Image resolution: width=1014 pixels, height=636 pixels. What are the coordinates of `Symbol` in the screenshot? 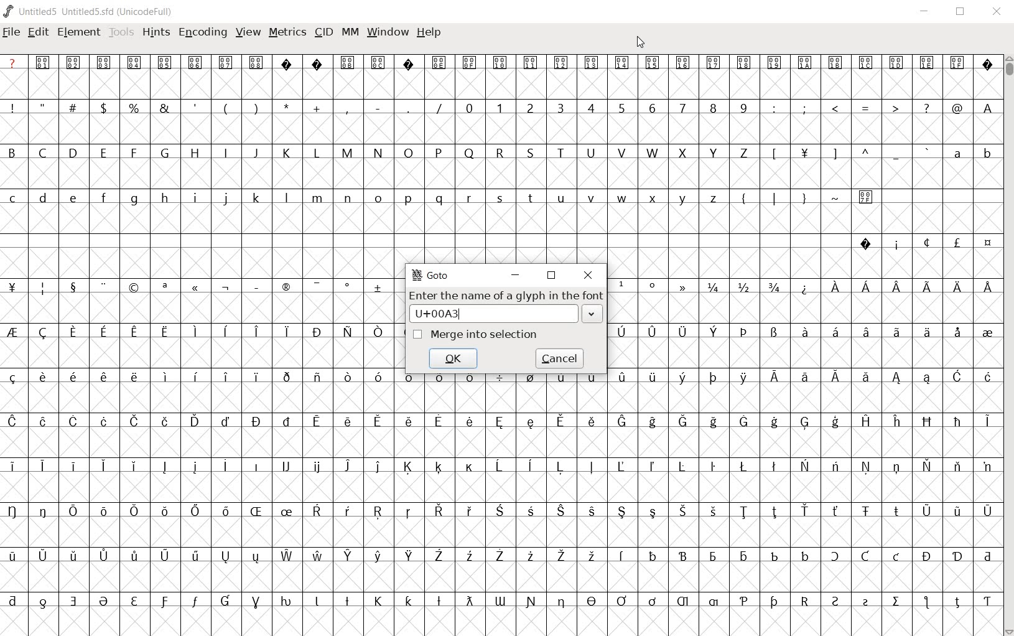 It's located at (928, 380).